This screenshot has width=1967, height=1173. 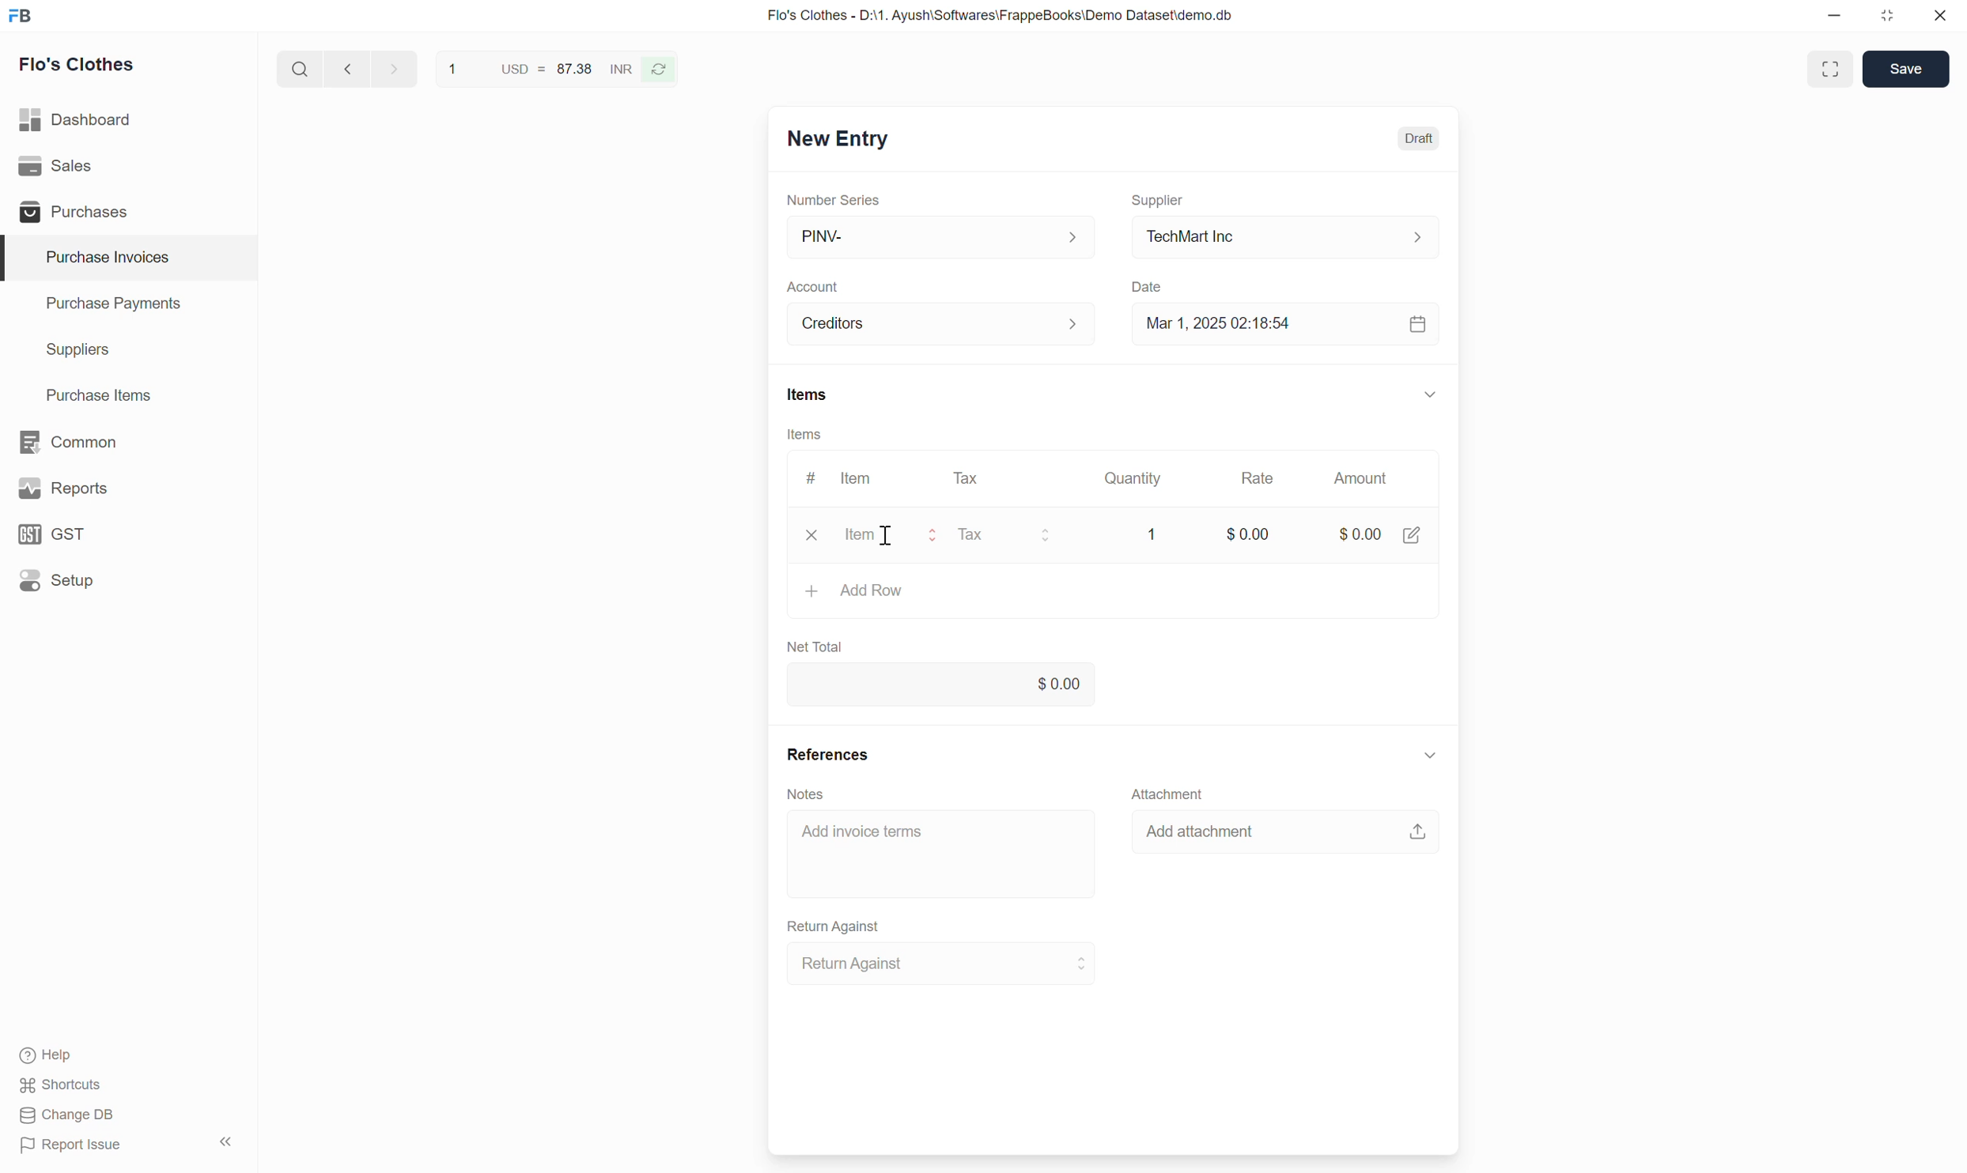 What do you see at coordinates (1887, 16) in the screenshot?
I see `Change dimension` at bounding box center [1887, 16].